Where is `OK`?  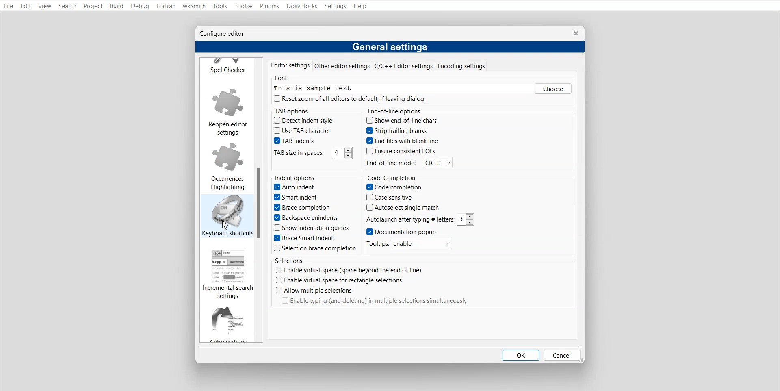 OK is located at coordinates (520, 355).